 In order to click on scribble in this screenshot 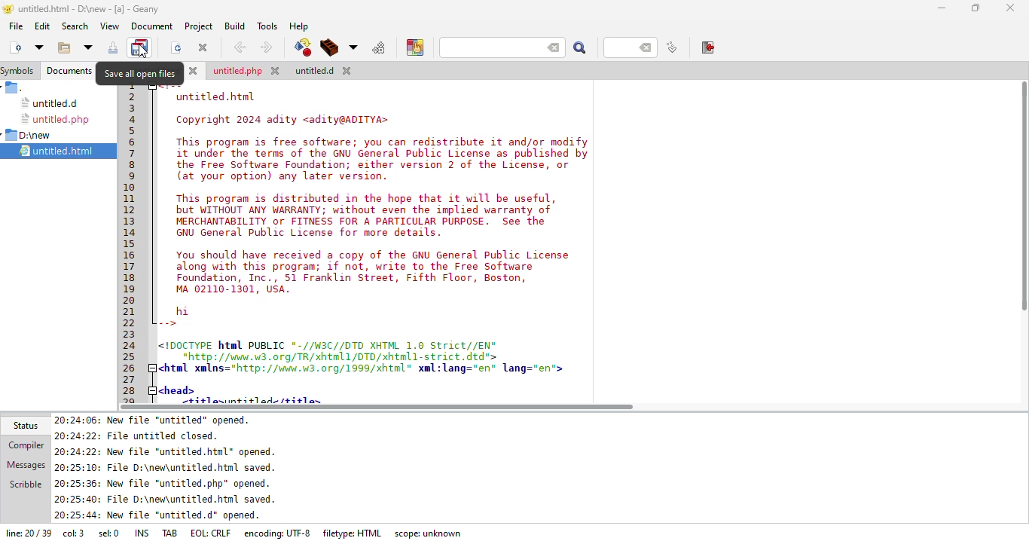, I will do `click(26, 484)`.